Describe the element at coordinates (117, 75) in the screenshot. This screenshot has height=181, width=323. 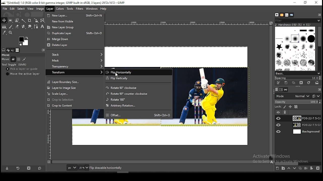
I see `cursor` at that location.